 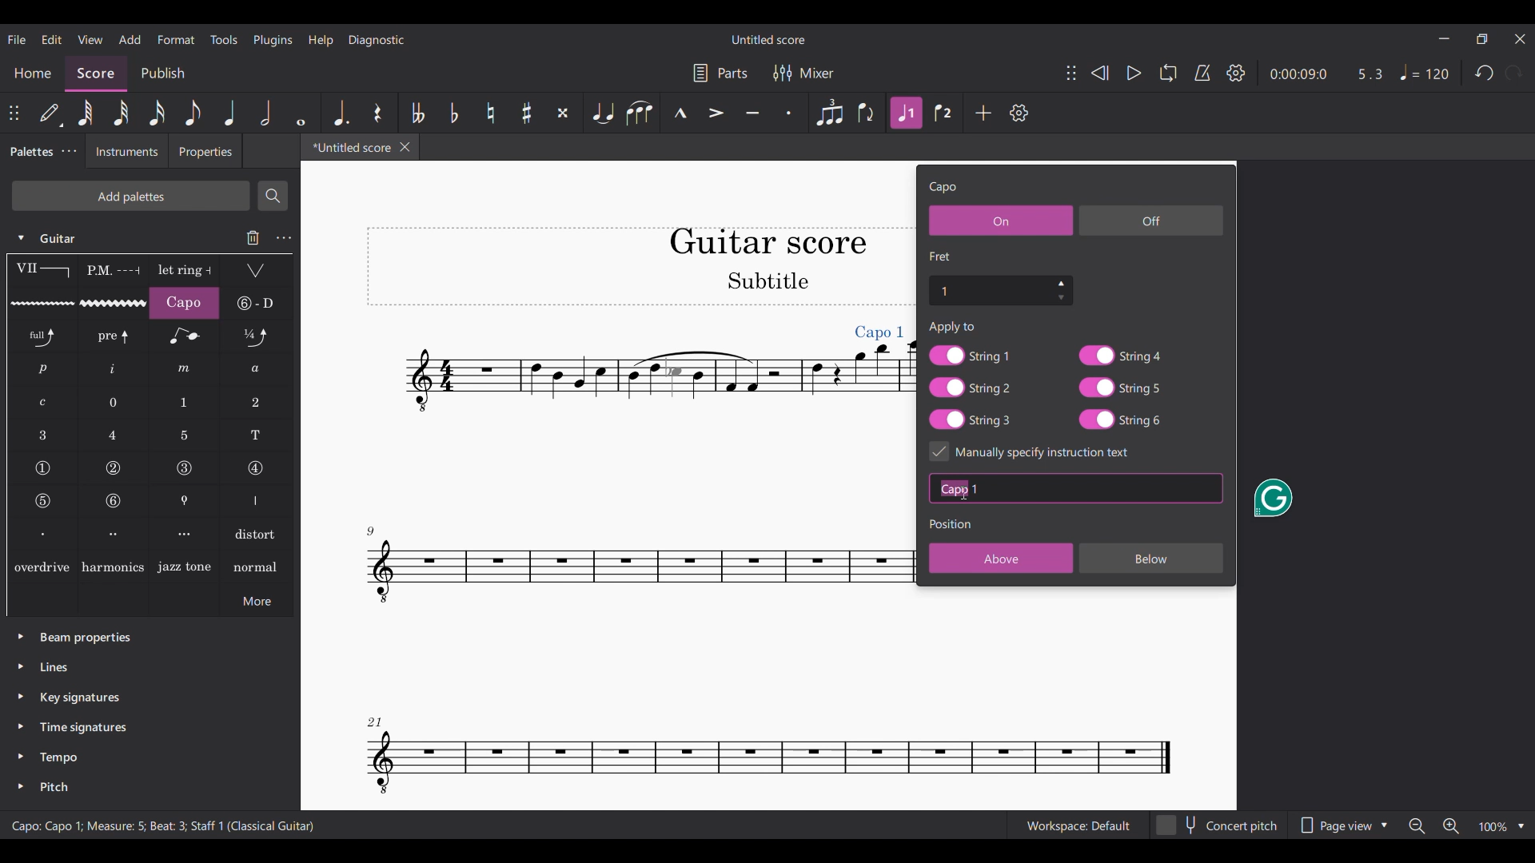 I want to click on String number 5, so click(x=43, y=501).